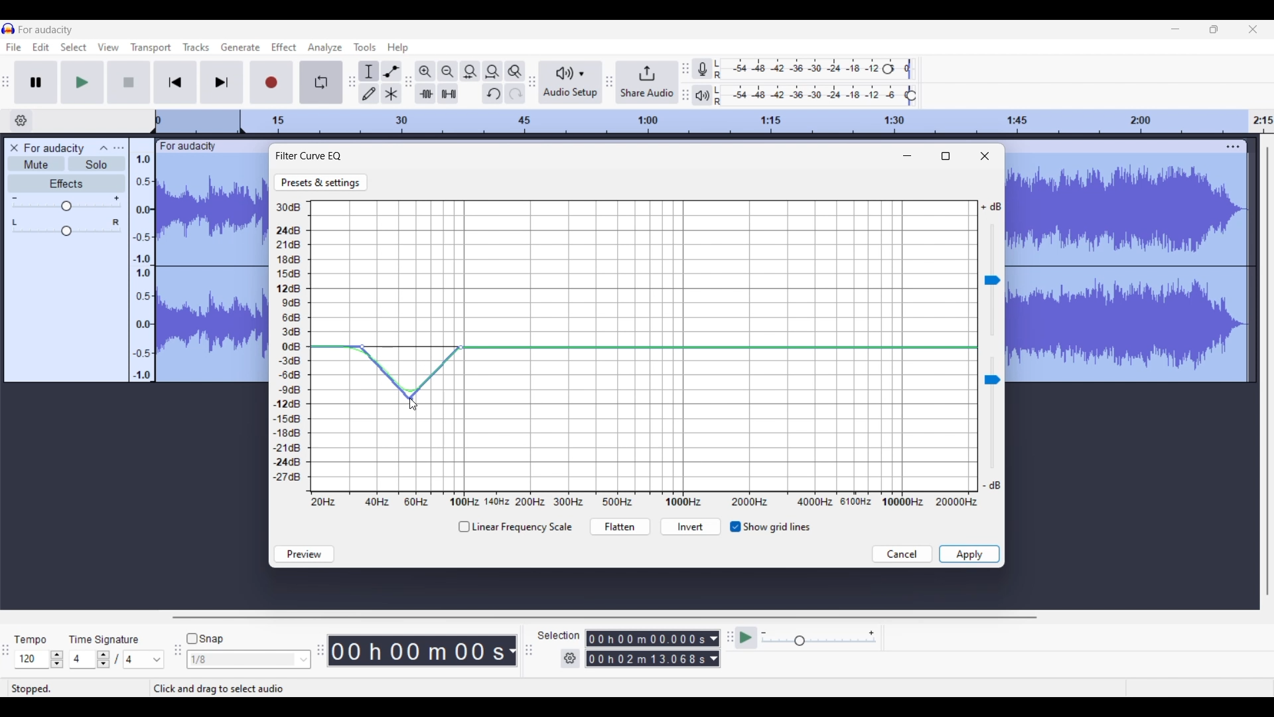 The height and width of the screenshot is (717, 1274). I want to click on Filter curve EQ, so click(310, 155).